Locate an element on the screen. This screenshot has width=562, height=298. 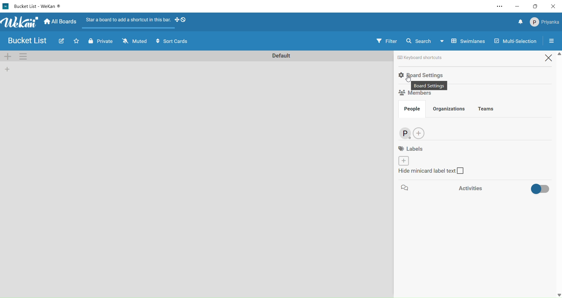
cursor is located at coordinates (409, 80).